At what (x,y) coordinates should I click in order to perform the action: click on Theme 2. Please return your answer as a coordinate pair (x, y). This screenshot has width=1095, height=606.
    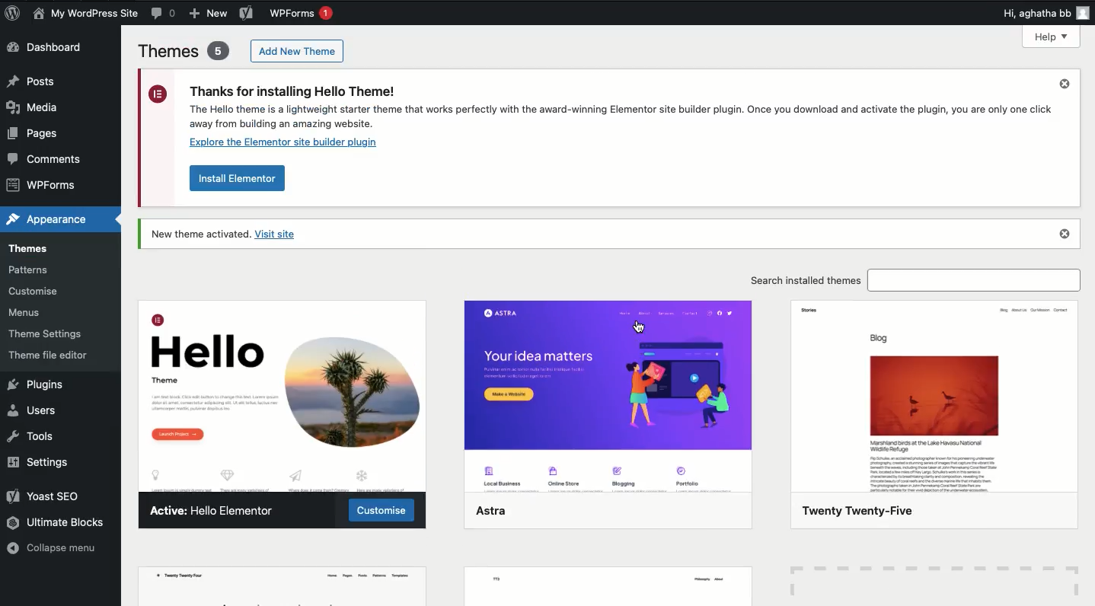
    Looking at the image, I should click on (610, 426).